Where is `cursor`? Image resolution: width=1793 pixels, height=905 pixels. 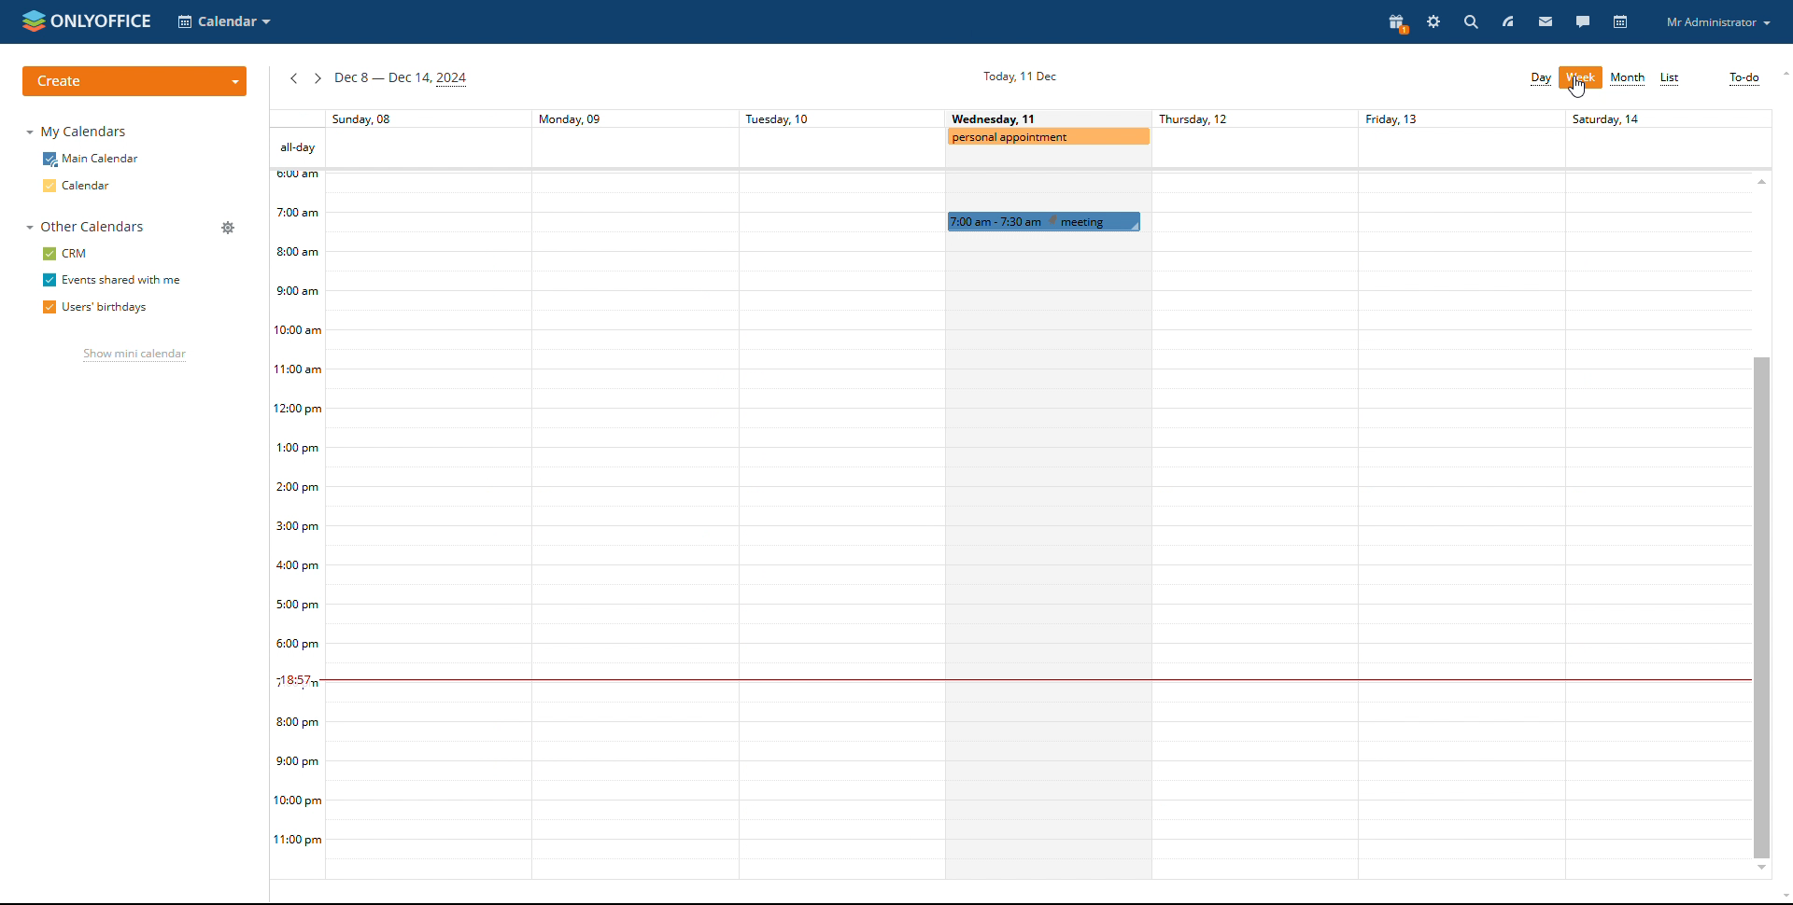 cursor is located at coordinates (1577, 88).